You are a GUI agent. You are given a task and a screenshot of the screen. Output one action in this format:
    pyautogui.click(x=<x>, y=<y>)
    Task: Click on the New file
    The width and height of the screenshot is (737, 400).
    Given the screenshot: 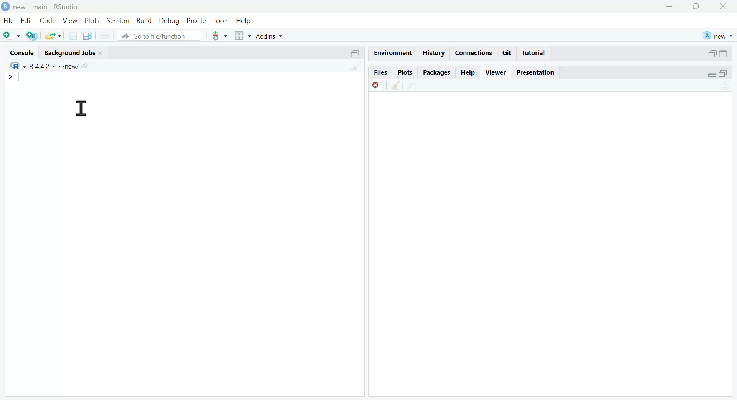 What is the action you would take?
    pyautogui.click(x=11, y=37)
    